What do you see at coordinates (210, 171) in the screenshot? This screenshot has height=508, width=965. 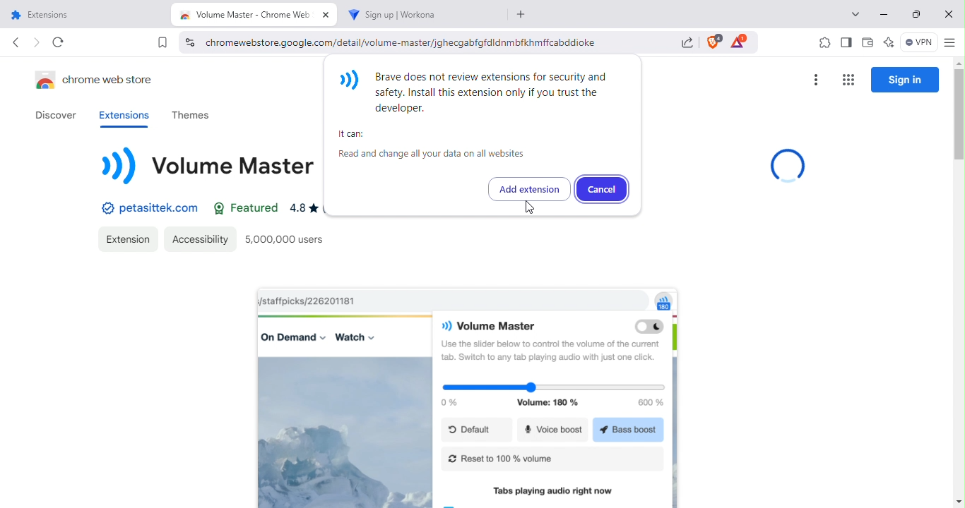 I see `logo` at bounding box center [210, 171].